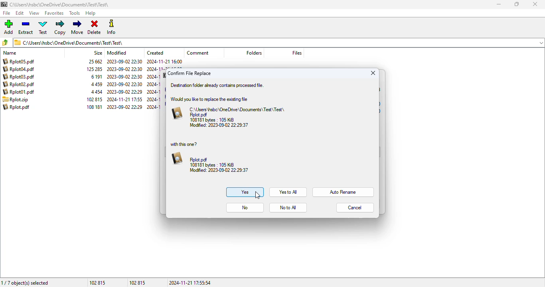 Image resolution: width=545 pixels, height=287 pixels. I want to click on tools, so click(74, 13).